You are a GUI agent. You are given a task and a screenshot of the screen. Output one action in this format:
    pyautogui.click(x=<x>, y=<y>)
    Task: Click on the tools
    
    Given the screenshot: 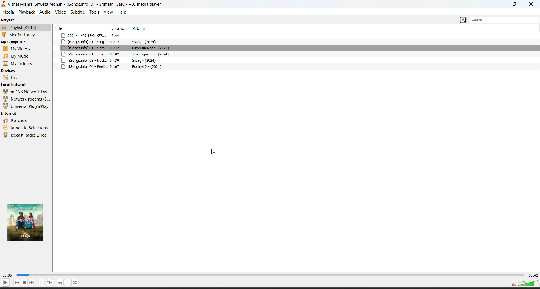 What is the action you would take?
    pyautogui.click(x=94, y=12)
    